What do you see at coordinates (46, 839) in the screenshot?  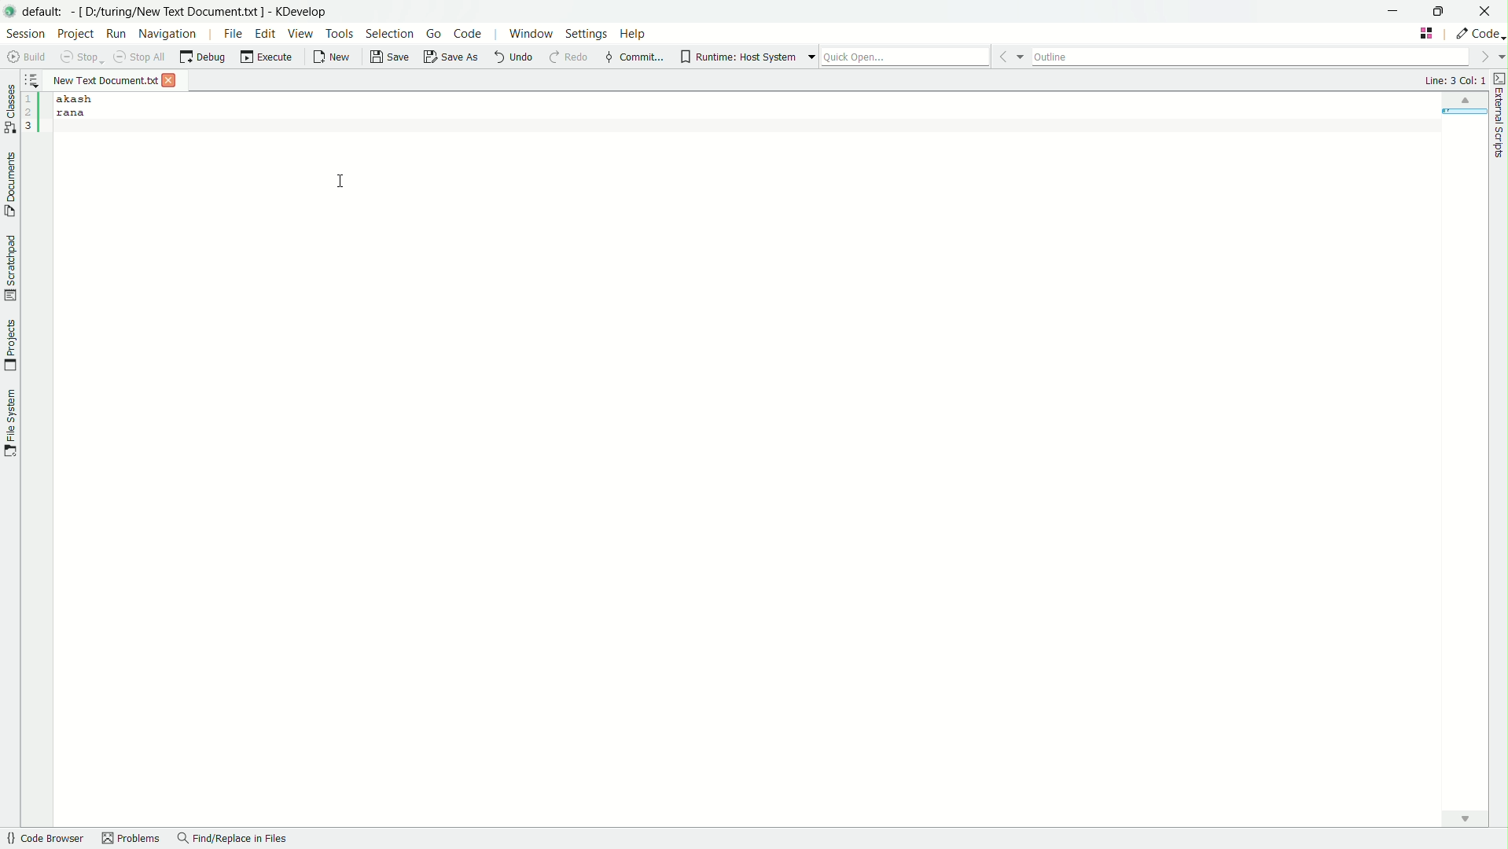 I see `code browser` at bounding box center [46, 839].